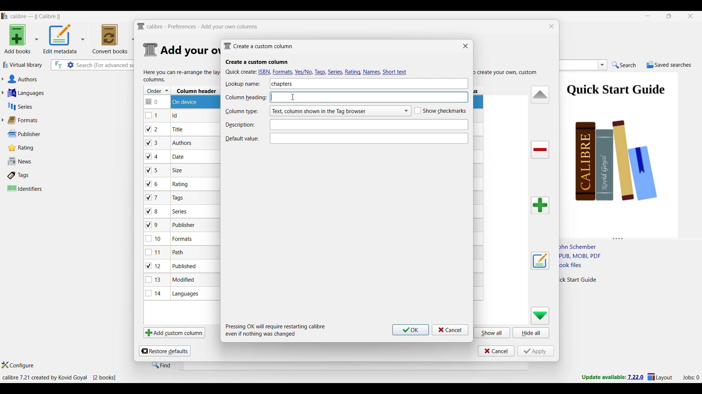 This screenshot has height=394, width=702. What do you see at coordinates (106, 65) in the screenshot?
I see `Input search here` at bounding box center [106, 65].